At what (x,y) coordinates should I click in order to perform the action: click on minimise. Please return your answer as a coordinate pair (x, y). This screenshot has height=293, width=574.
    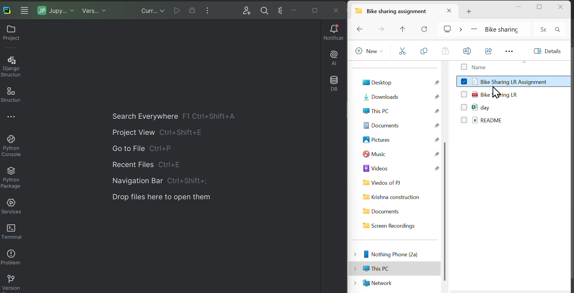
    Looking at the image, I should click on (295, 10).